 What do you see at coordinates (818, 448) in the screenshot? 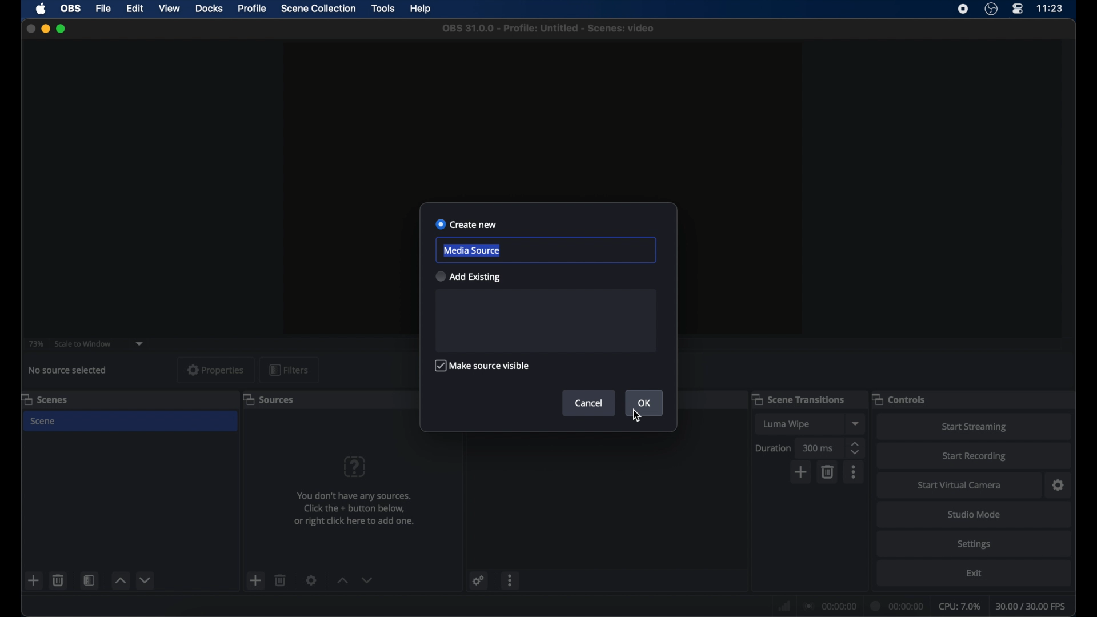
I see `300 ms` at bounding box center [818, 448].